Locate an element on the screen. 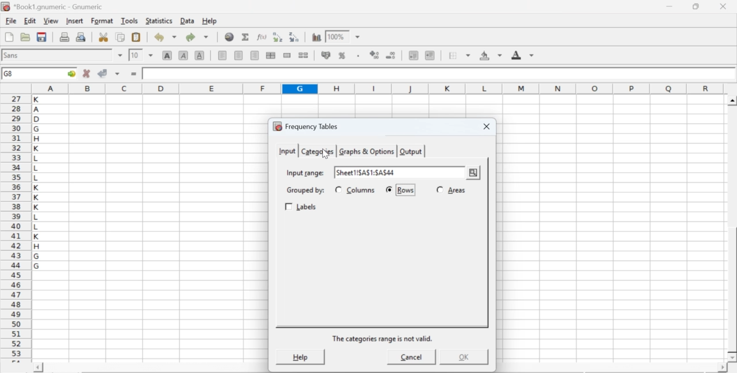 This screenshot has height=373, width=737. input range: is located at coordinates (305, 172).